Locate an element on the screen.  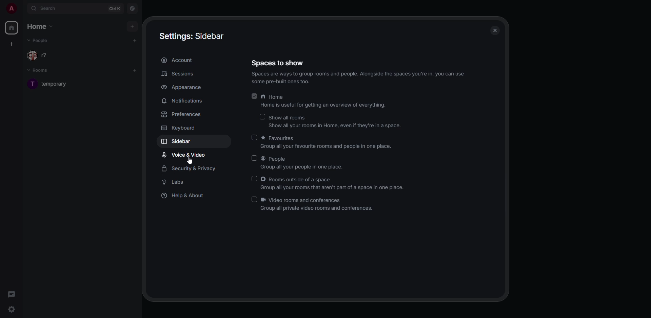
click to enable is located at coordinates (255, 178).